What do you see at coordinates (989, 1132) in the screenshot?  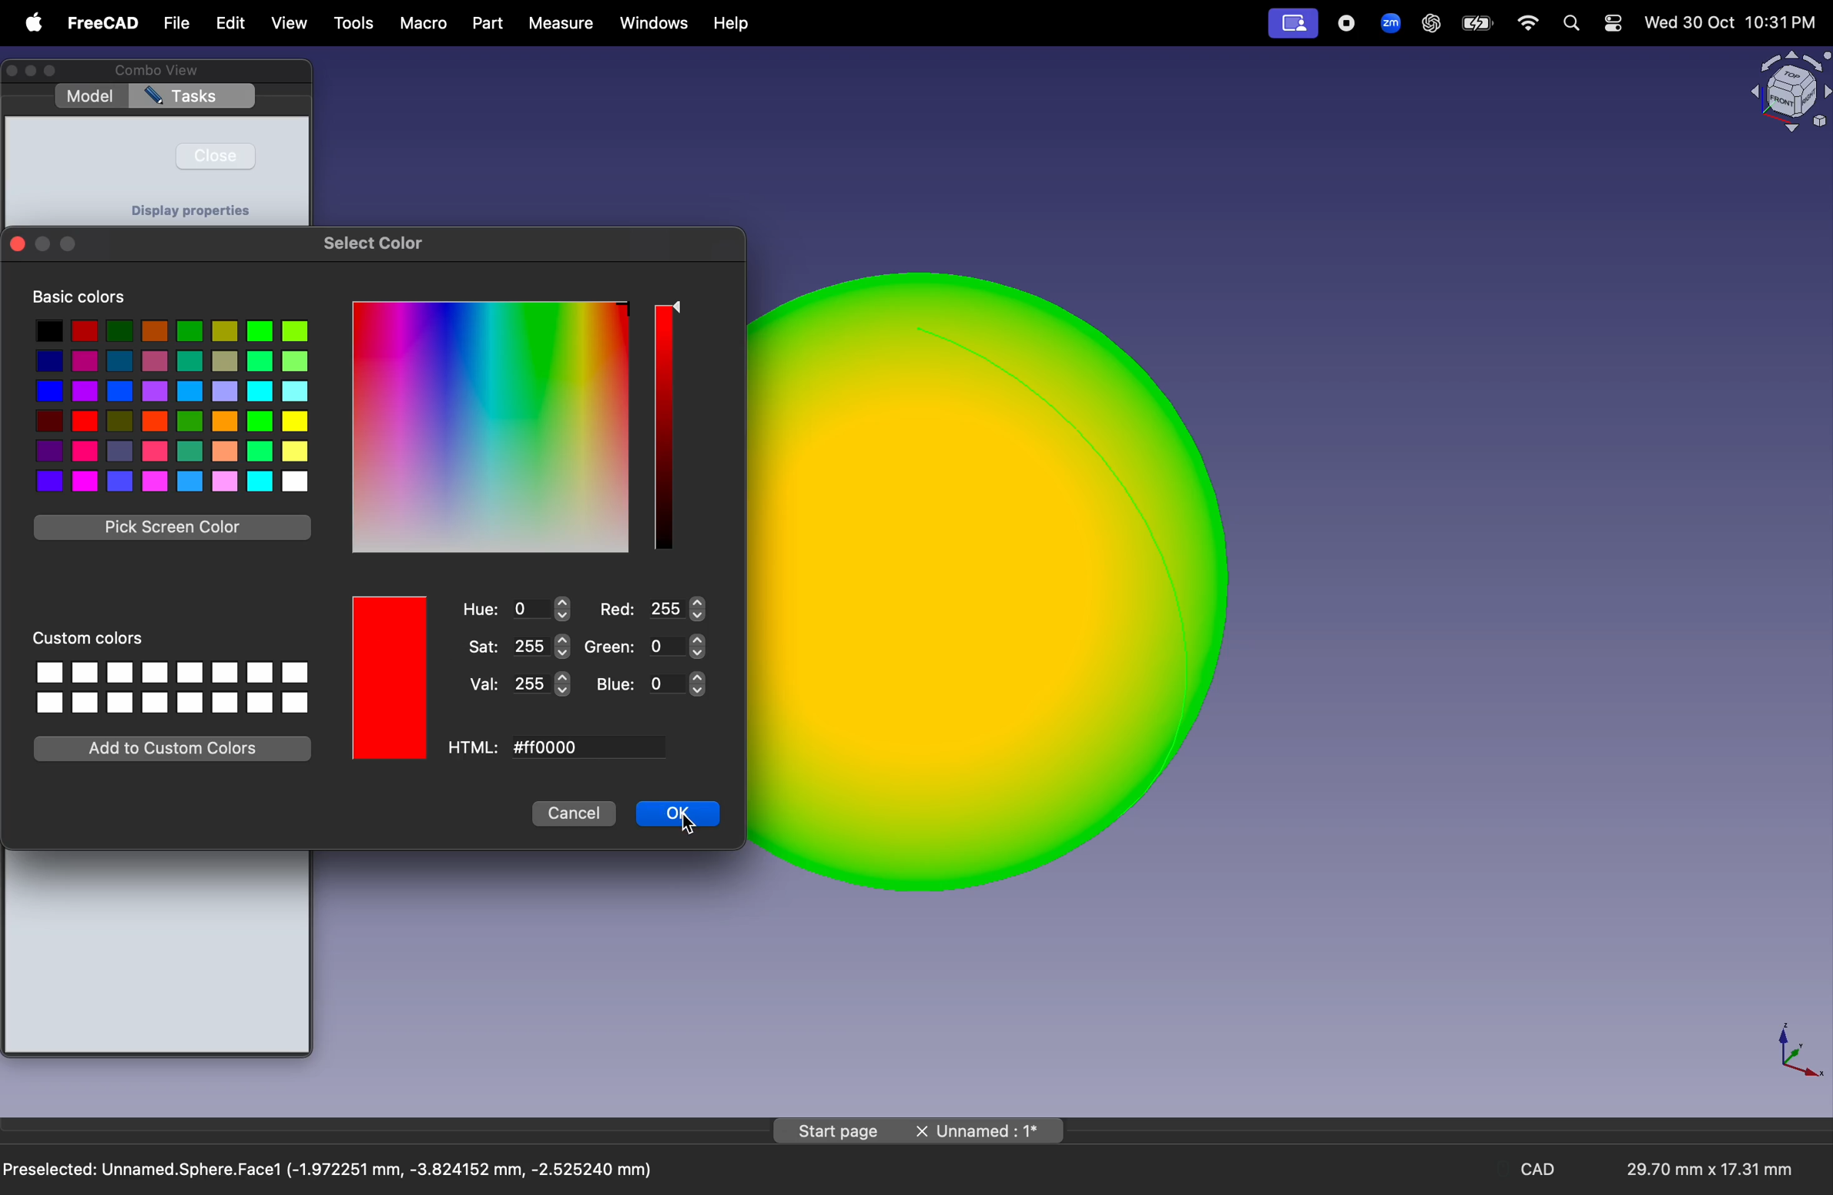 I see `unnamed` at bounding box center [989, 1132].